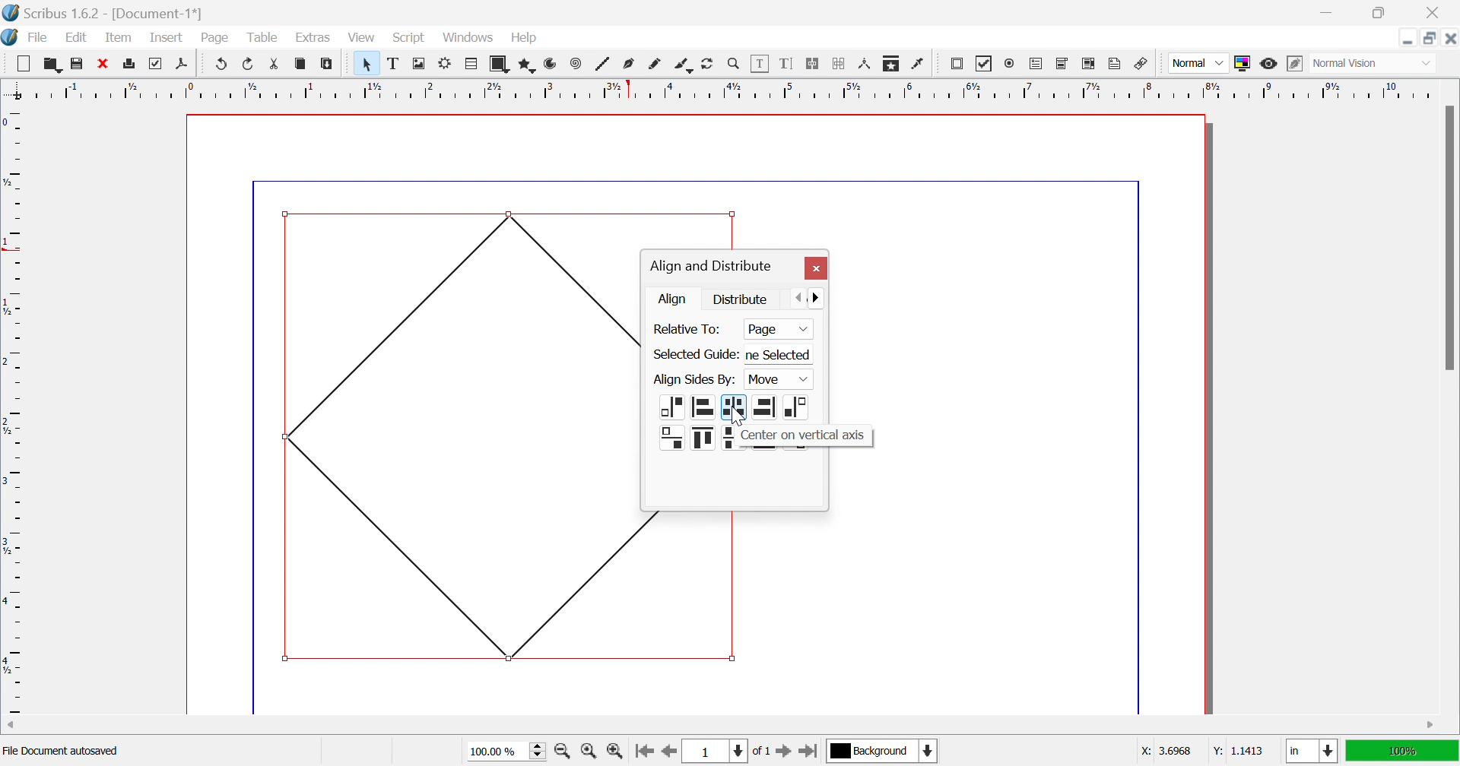 This screenshot has width=1460, height=766. I want to click on New, so click(23, 64).